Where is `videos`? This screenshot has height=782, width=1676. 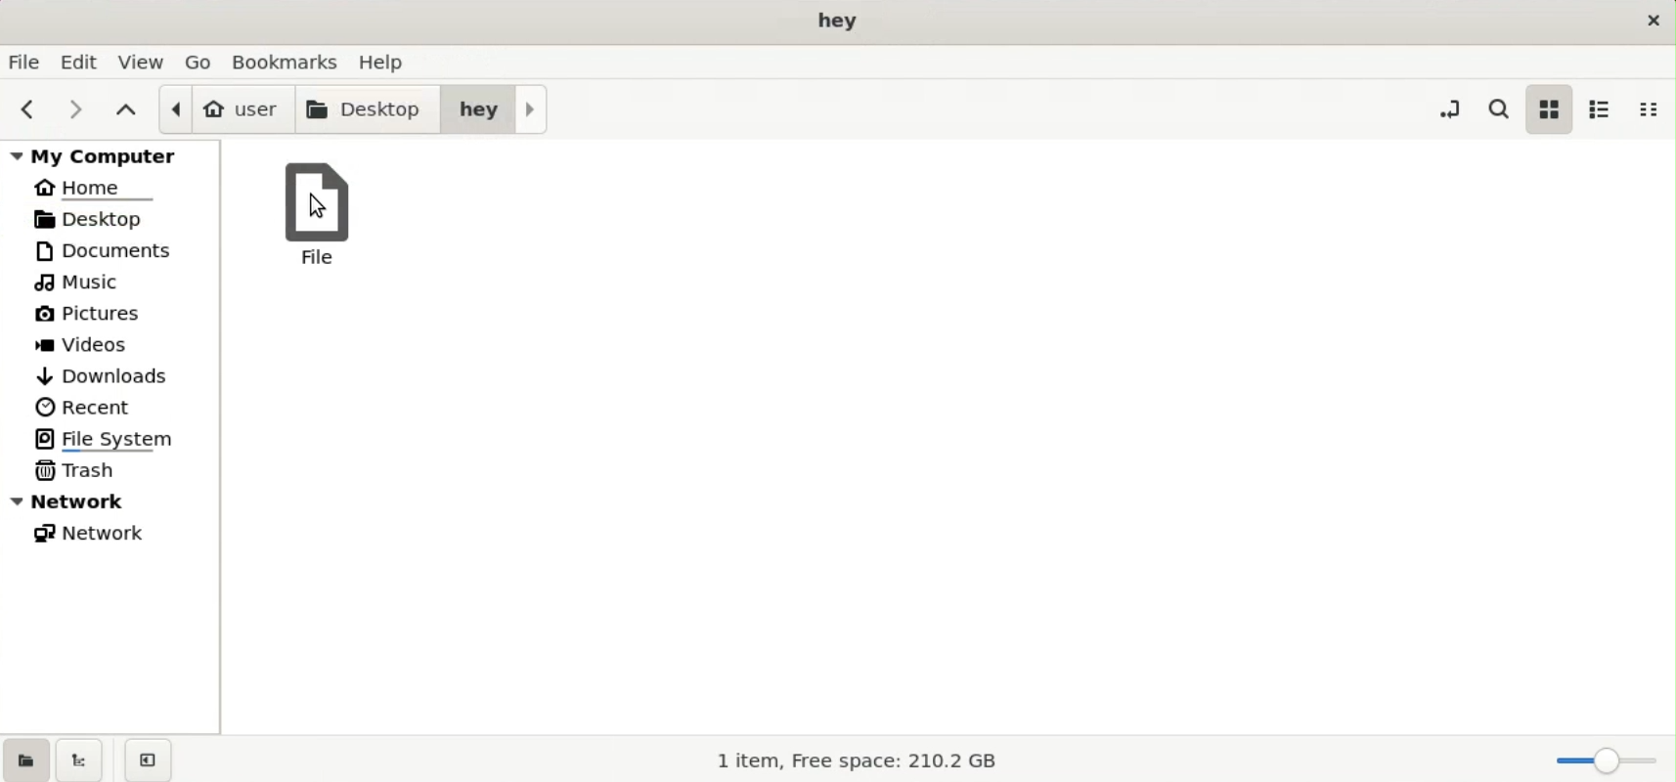
videos is located at coordinates (89, 347).